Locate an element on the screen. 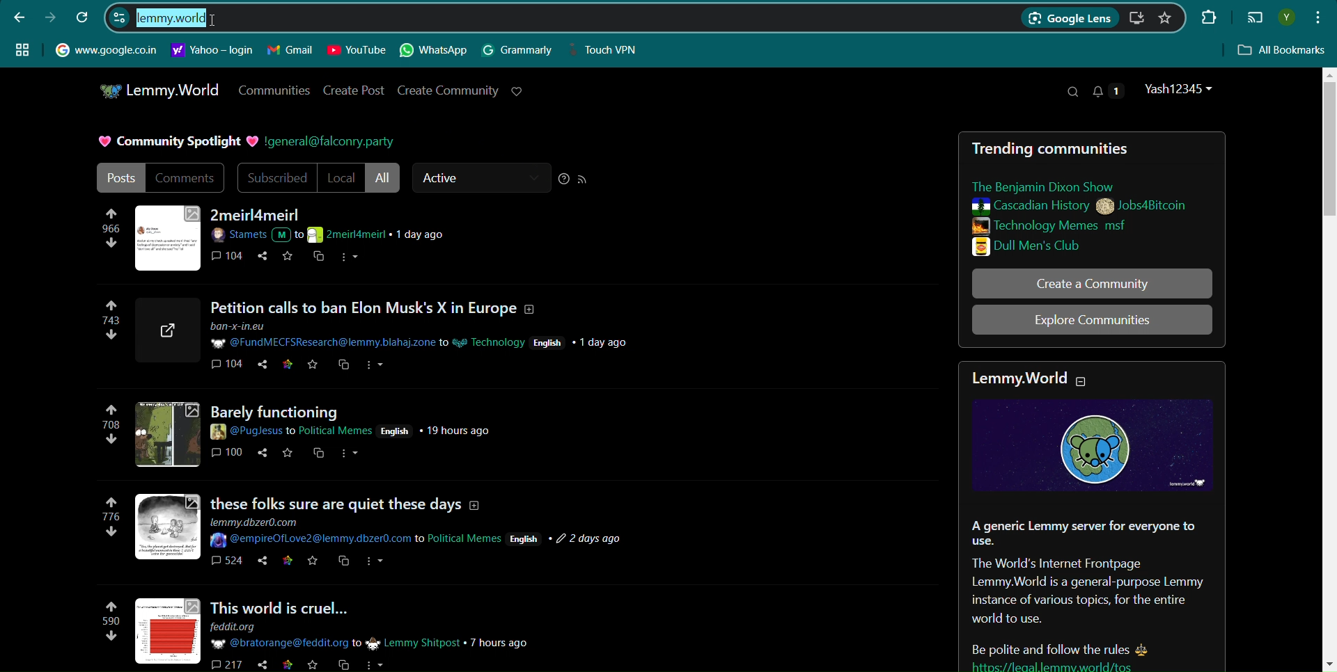 The width and height of the screenshot is (1337, 672). All Bookmarks is located at coordinates (1283, 51).